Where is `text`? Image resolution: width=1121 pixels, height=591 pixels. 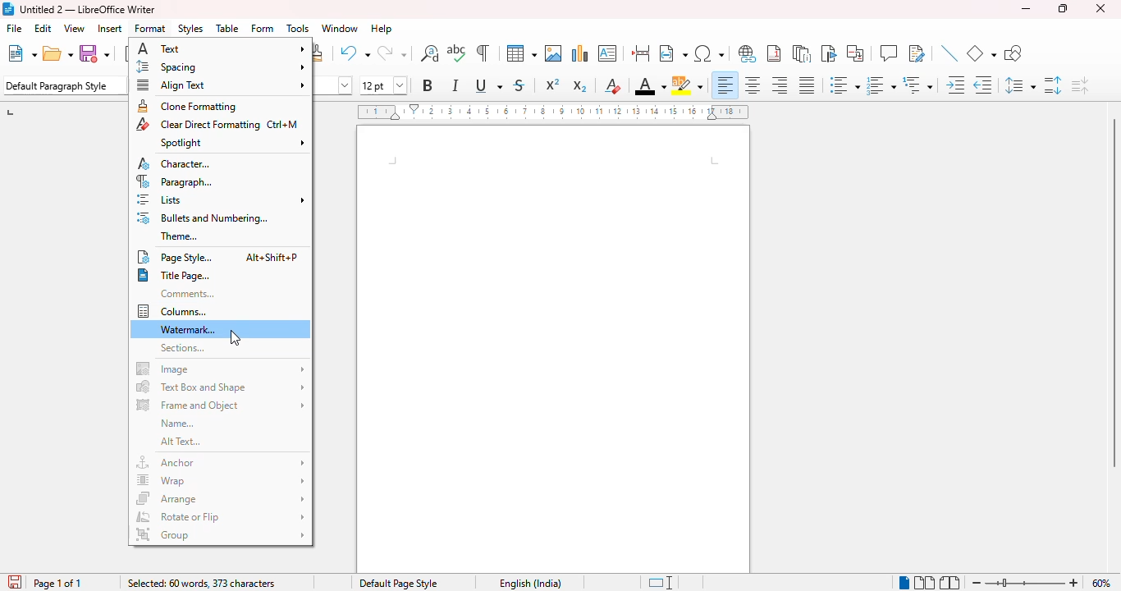
text is located at coordinates (222, 48).